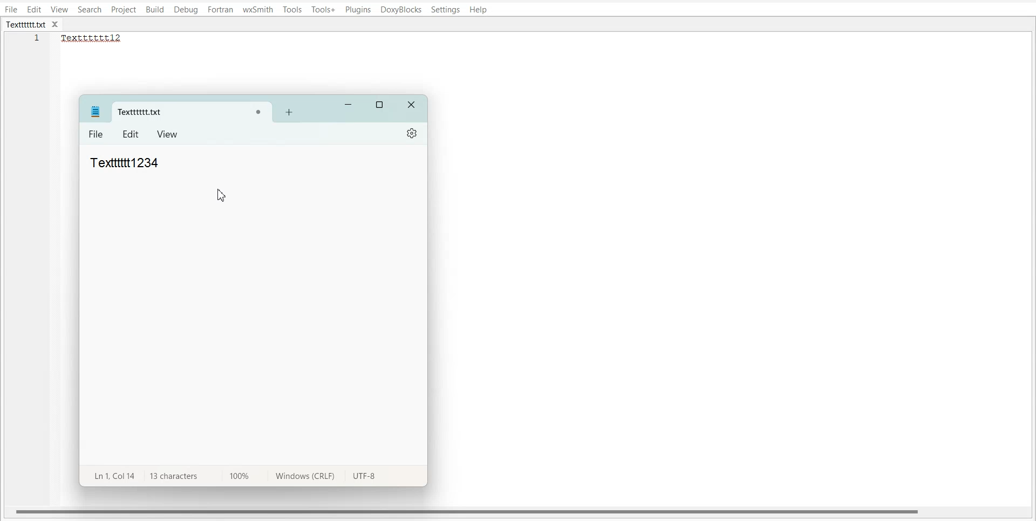 The image size is (1036, 521). Describe the element at coordinates (446, 10) in the screenshot. I see `Settings` at that location.